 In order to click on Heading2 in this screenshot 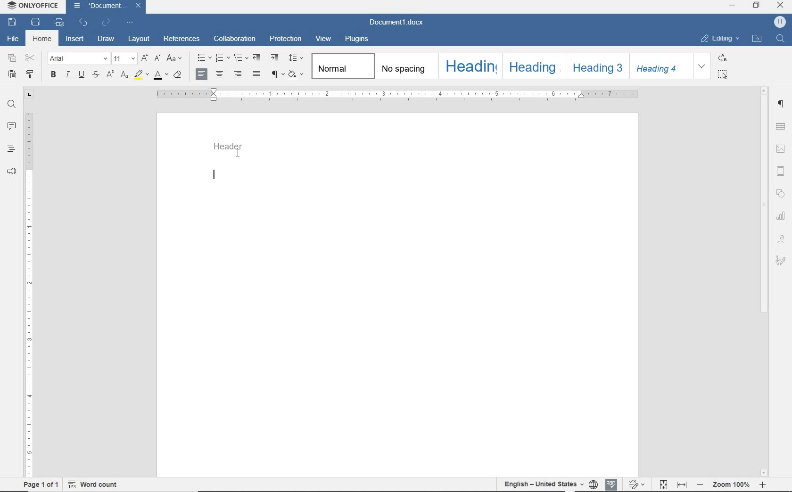, I will do `click(533, 66)`.